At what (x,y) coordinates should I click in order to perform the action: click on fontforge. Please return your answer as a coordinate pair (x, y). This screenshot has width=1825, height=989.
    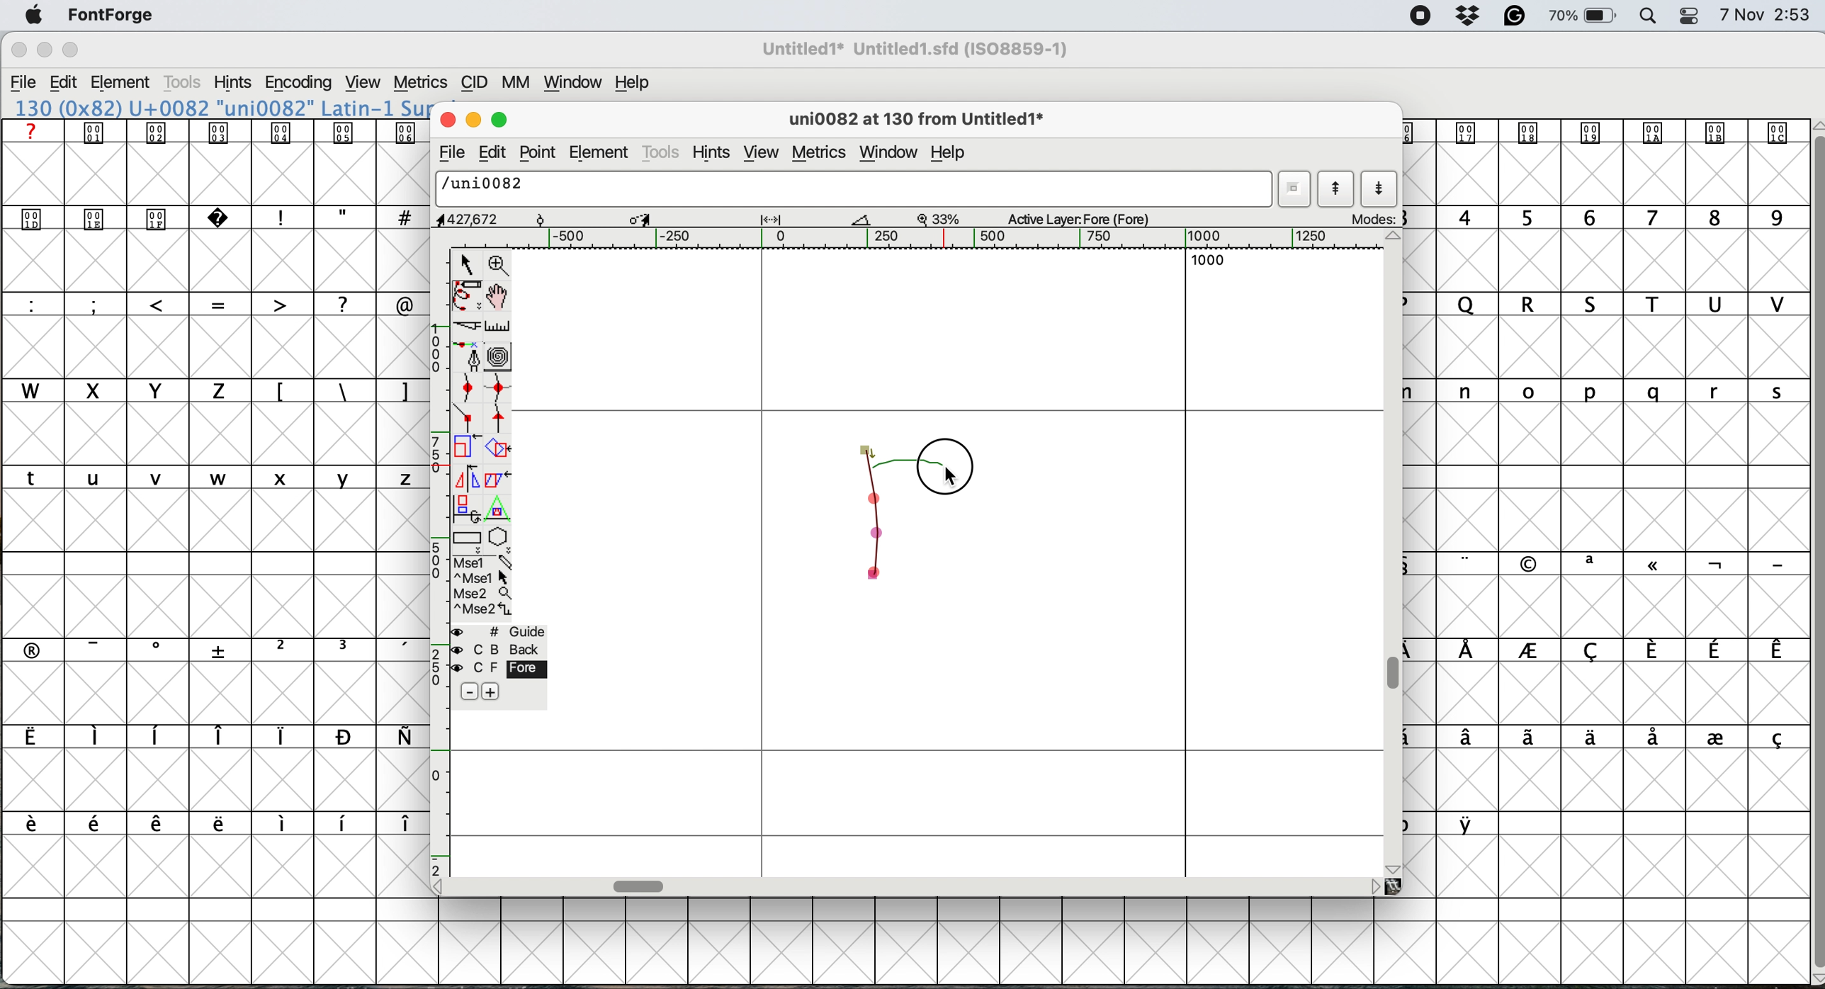
    Looking at the image, I should click on (111, 15).